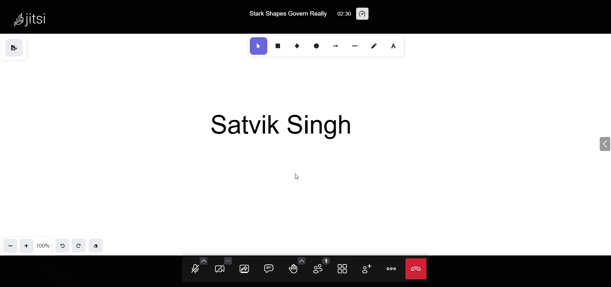 This screenshot has width=611, height=287. I want to click on diamond, so click(296, 46).